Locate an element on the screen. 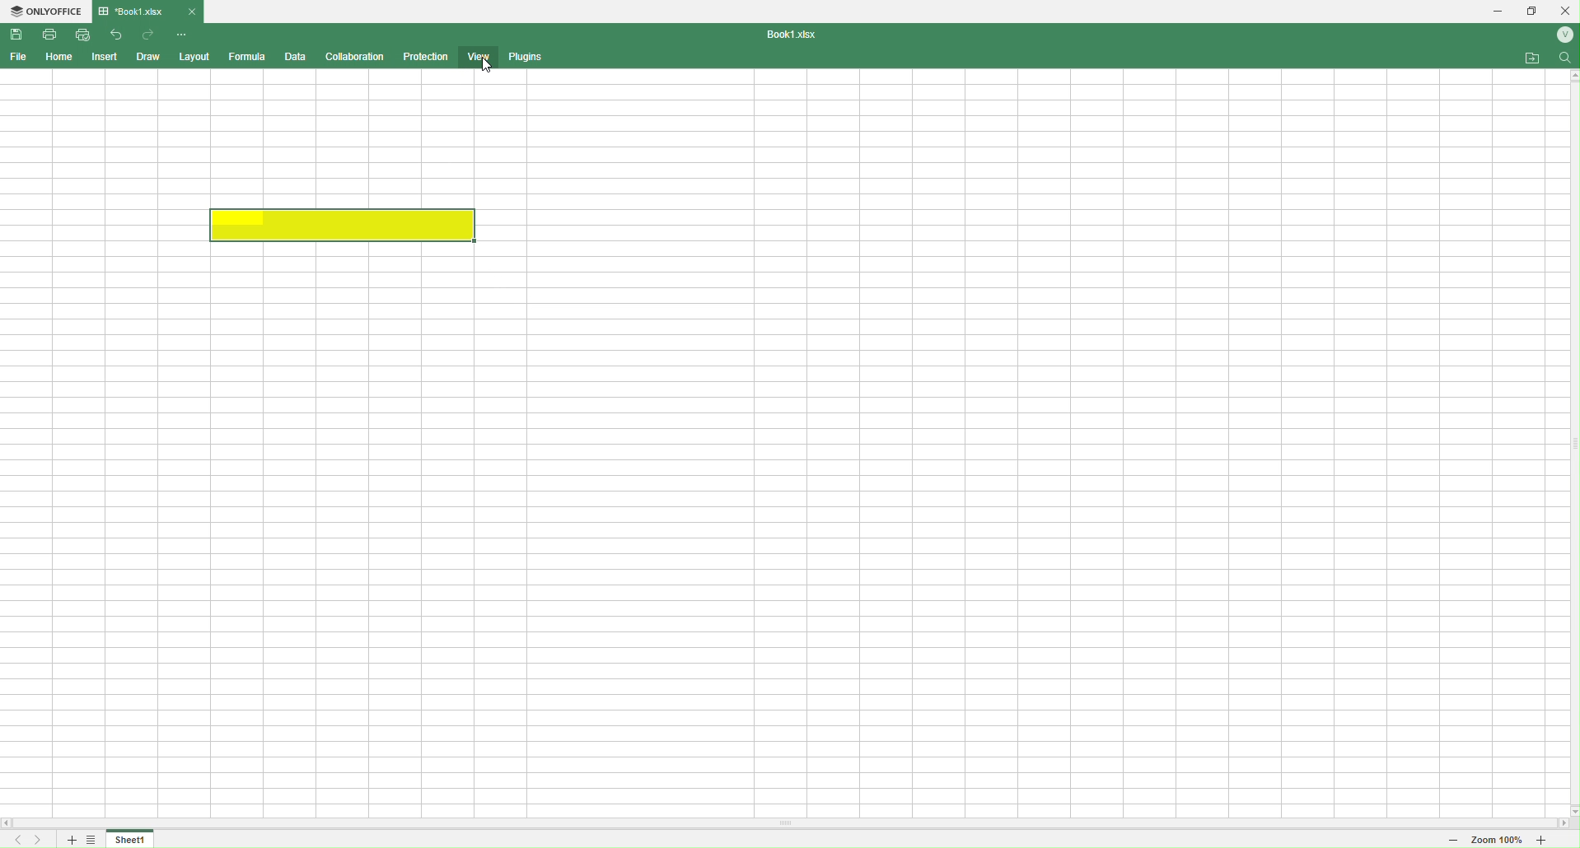 This screenshot has height=848, width=1580. Data is located at coordinates (294, 56).